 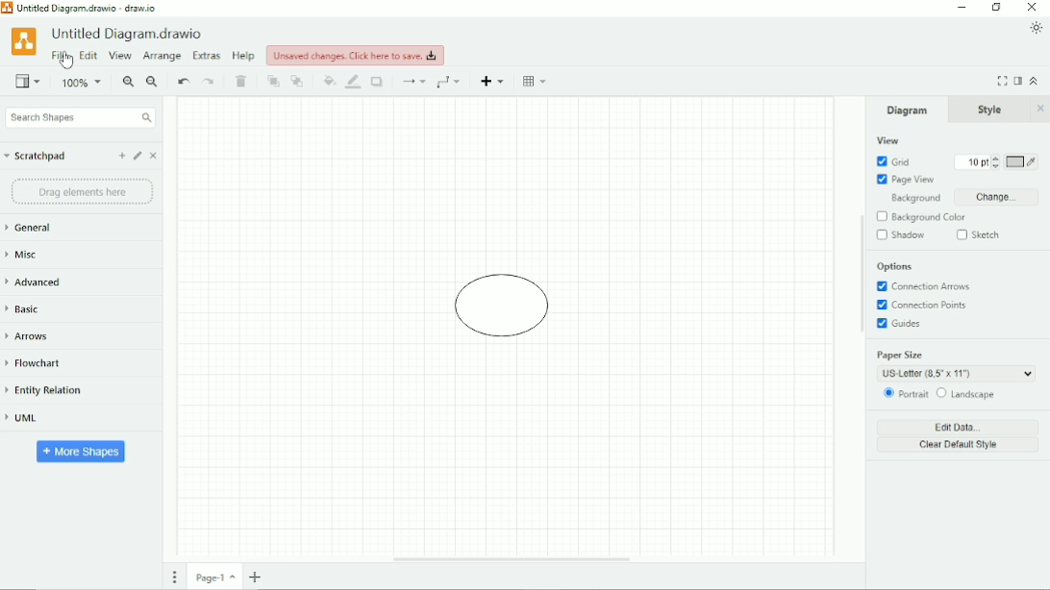 What do you see at coordinates (30, 228) in the screenshot?
I see `General` at bounding box center [30, 228].